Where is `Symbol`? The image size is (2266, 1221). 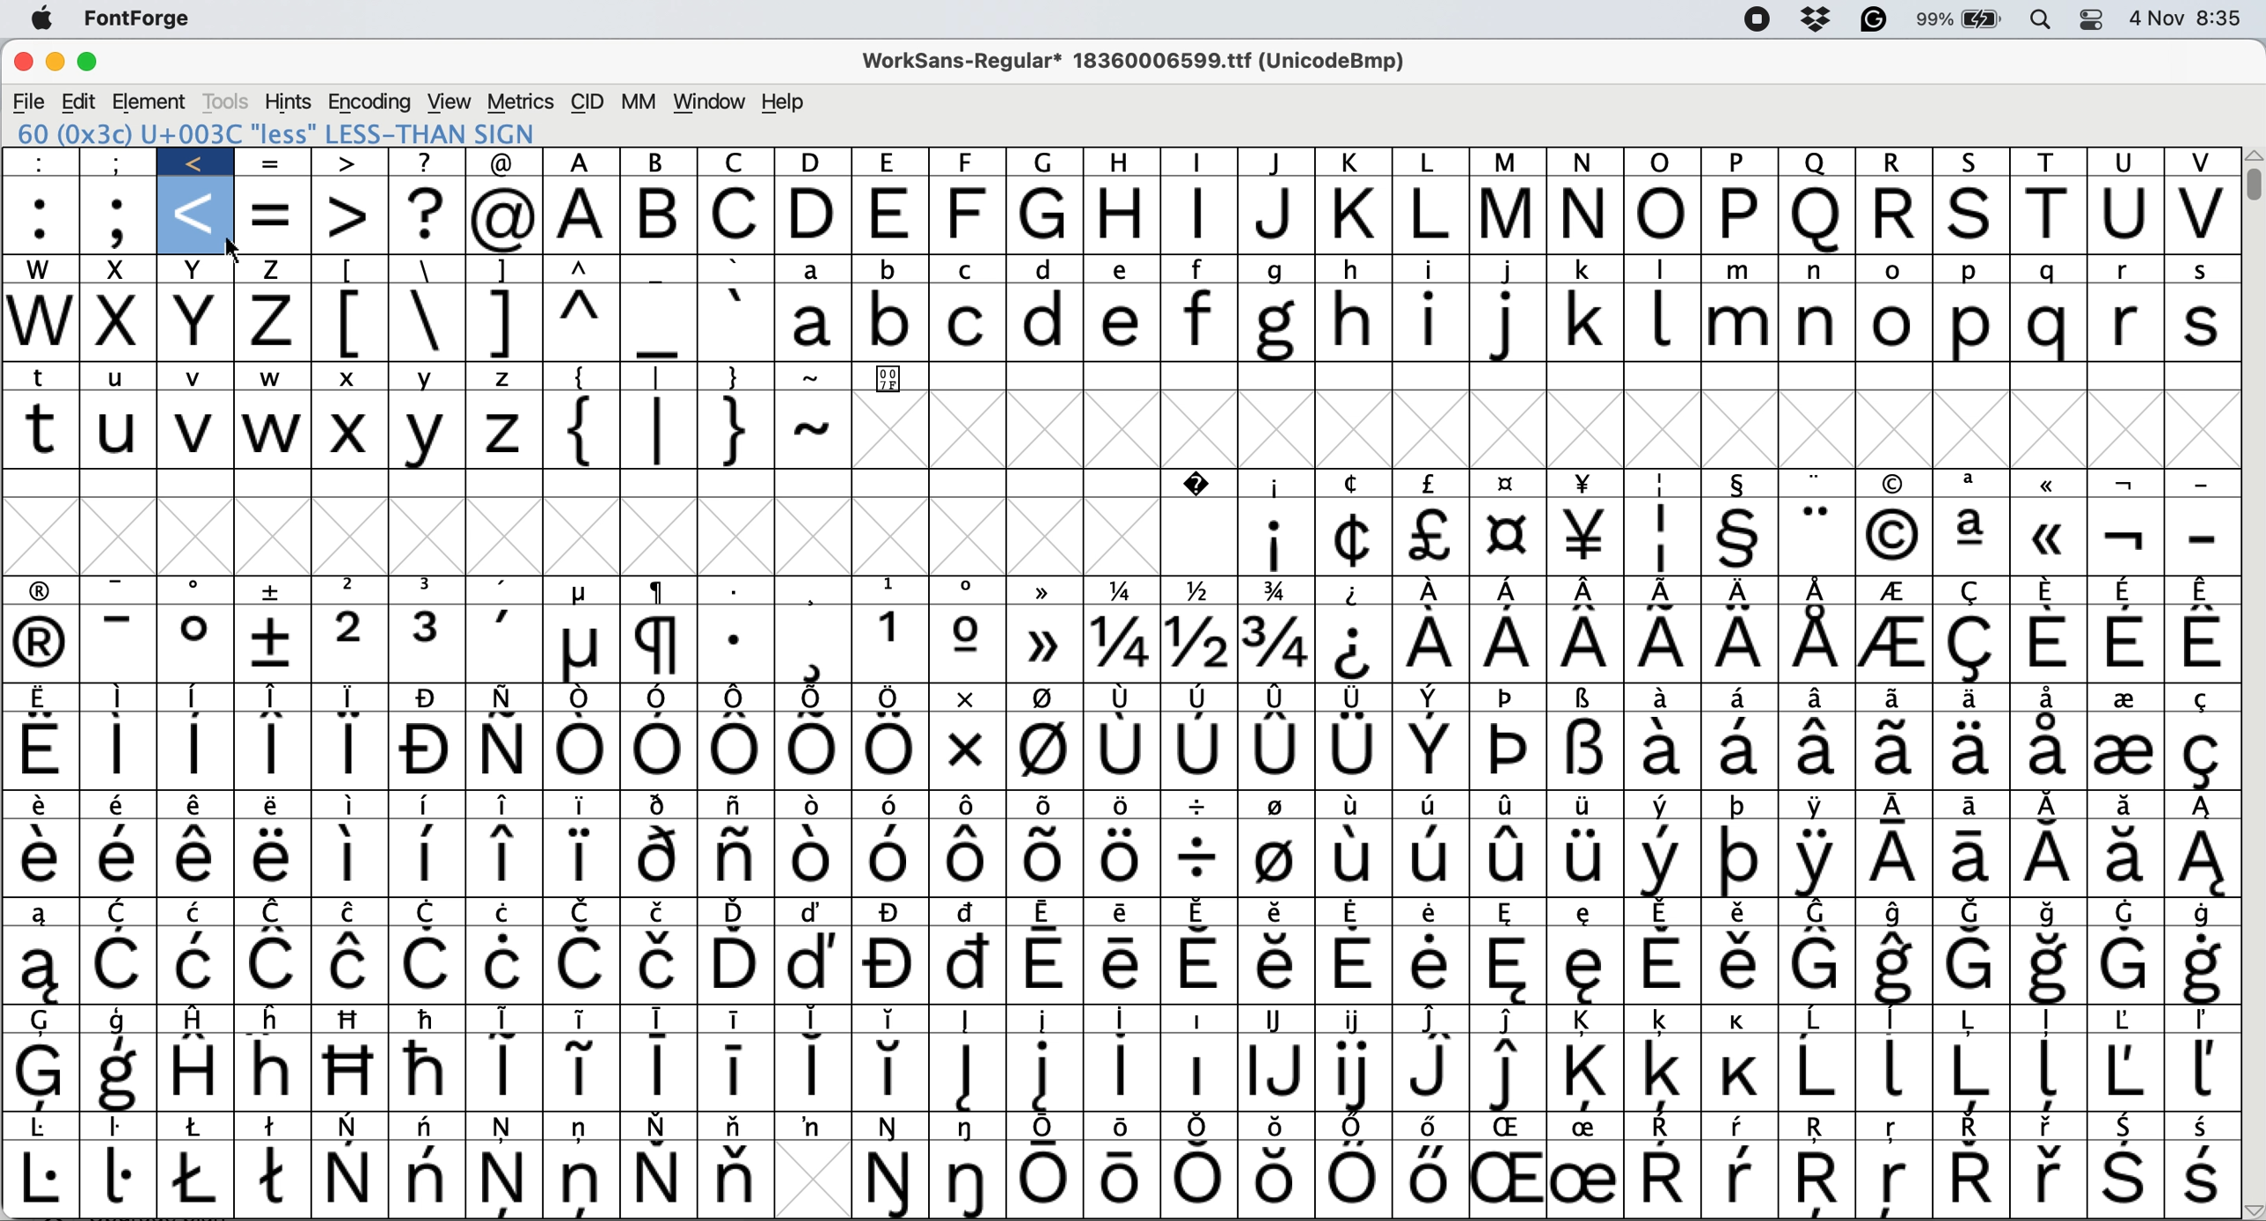 Symbol is located at coordinates (584, 1127).